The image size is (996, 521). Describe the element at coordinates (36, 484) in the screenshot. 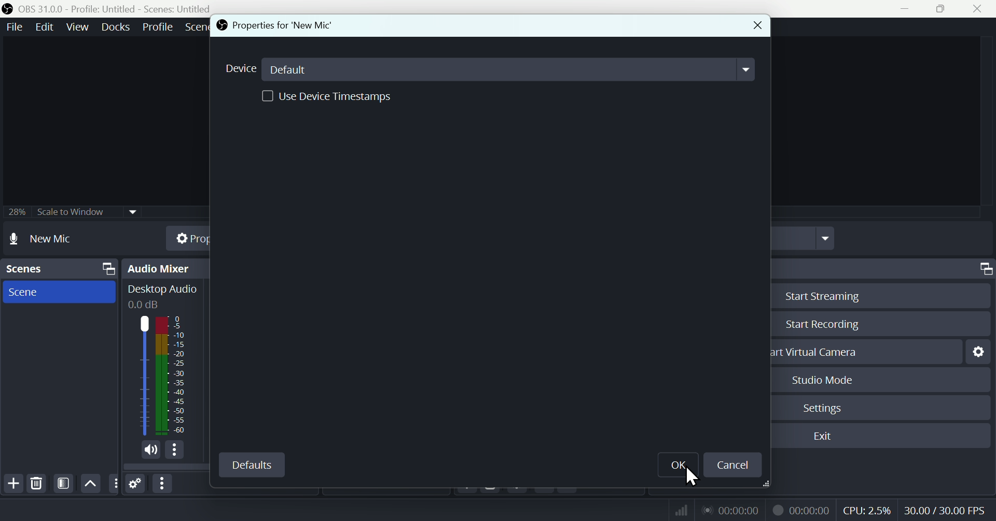

I see `Delete` at that location.